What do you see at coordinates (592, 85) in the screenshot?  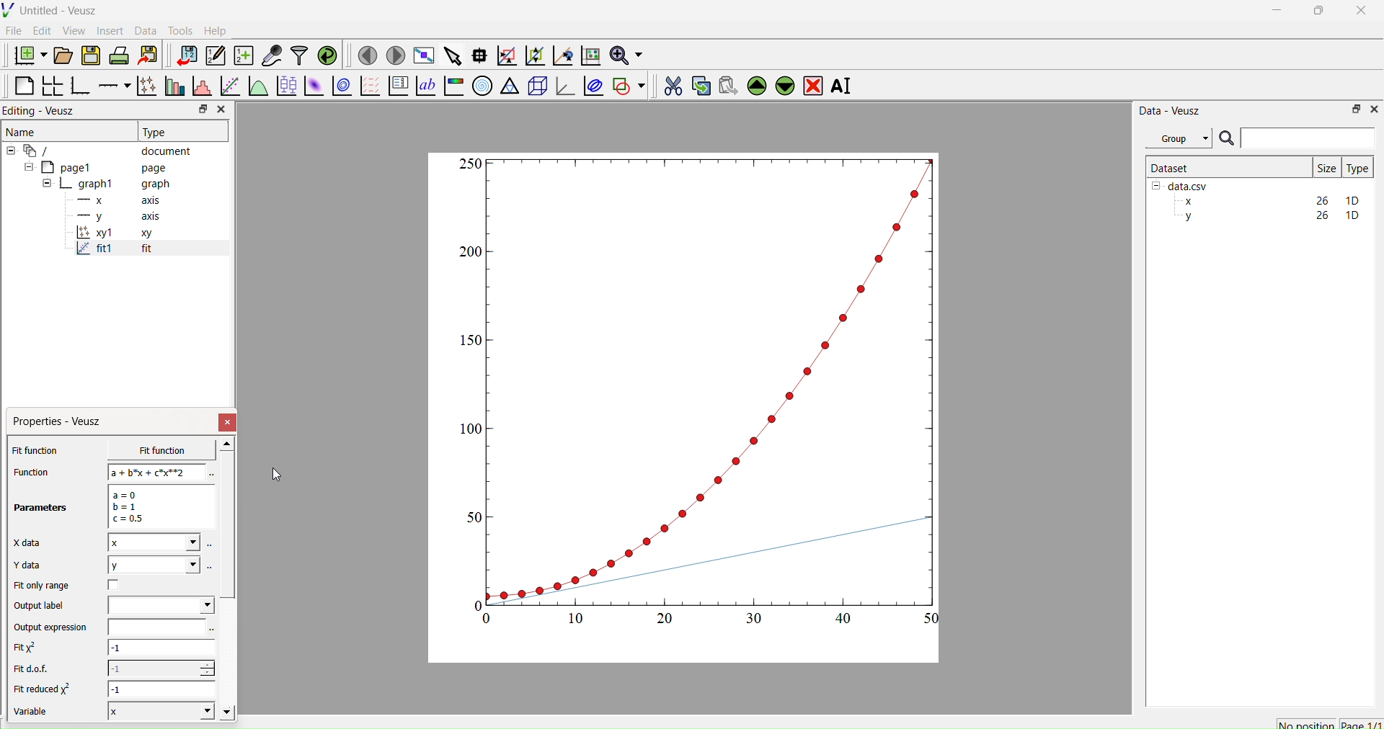 I see `Plot covariance ellipses` at bounding box center [592, 85].